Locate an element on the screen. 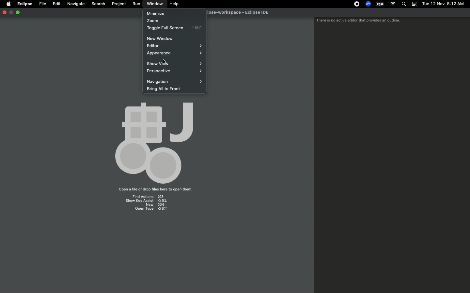 The image size is (470, 293). Internet is located at coordinates (392, 4).